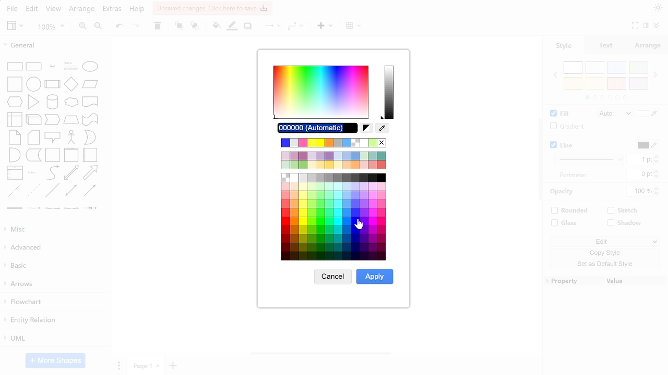  Describe the element at coordinates (296, 27) in the screenshot. I see `waypoints` at that location.